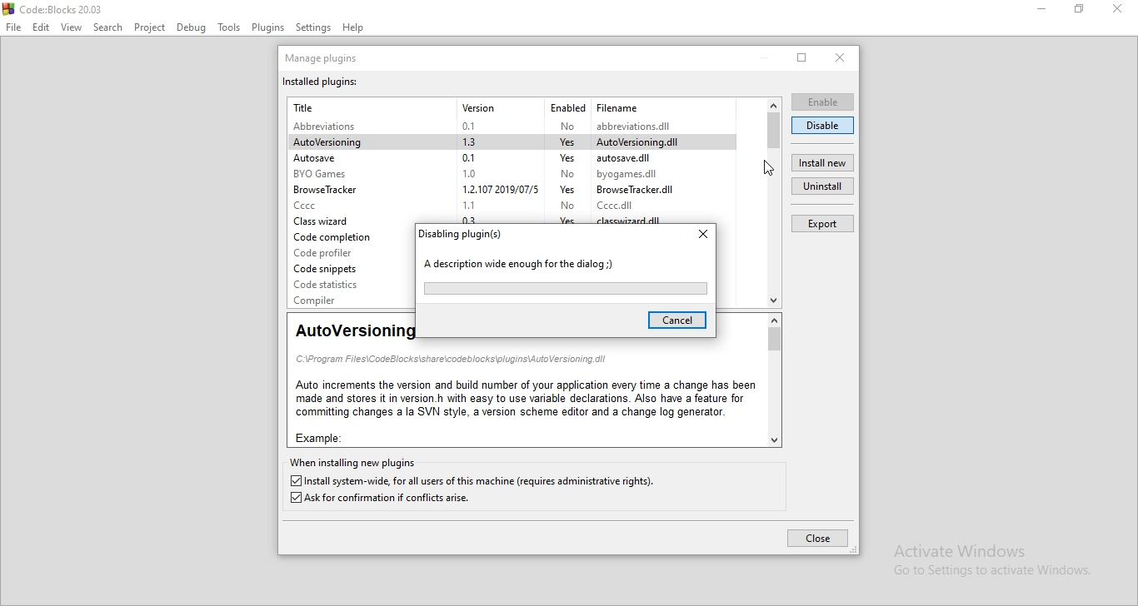 This screenshot has width=1138, height=606. Describe the element at coordinates (822, 185) in the screenshot. I see `uninstall` at that location.